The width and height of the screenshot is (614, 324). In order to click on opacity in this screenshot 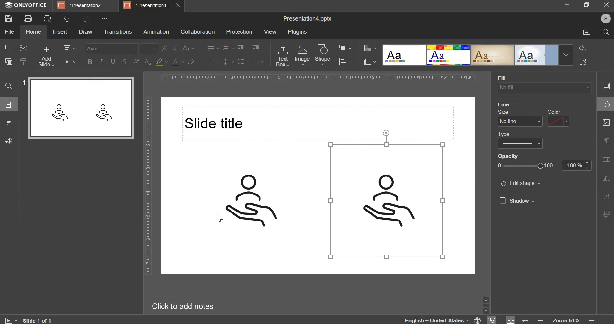, I will do `click(509, 157)`.